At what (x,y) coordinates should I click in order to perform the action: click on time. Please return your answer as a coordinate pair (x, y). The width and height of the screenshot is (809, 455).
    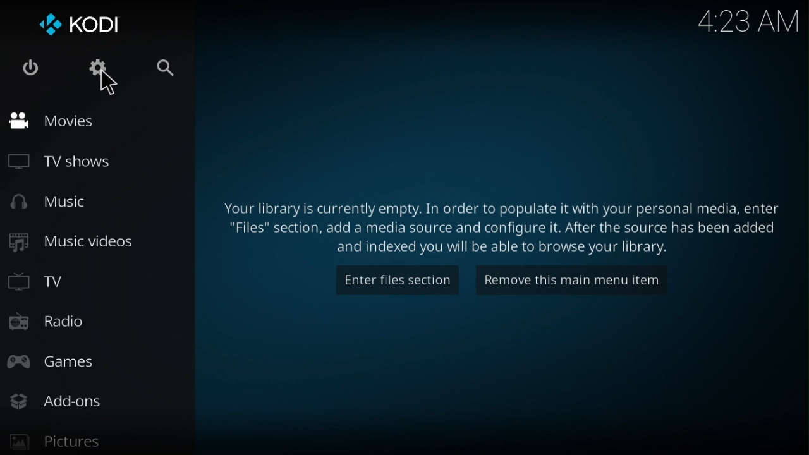
    Looking at the image, I should click on (748, 20).